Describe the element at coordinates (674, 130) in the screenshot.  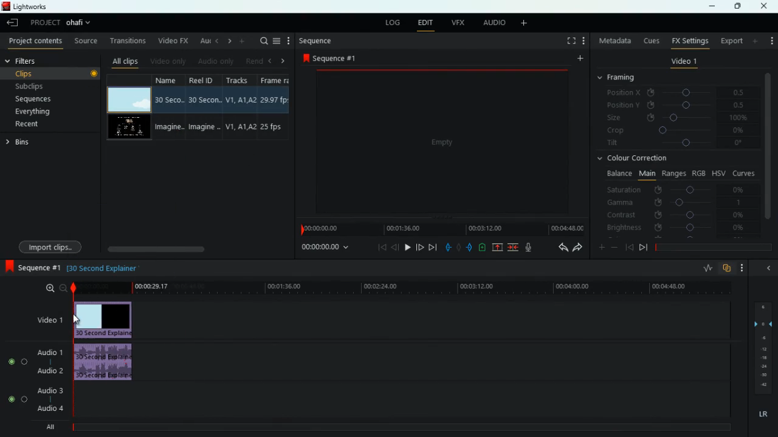
I see `crop` at that location.